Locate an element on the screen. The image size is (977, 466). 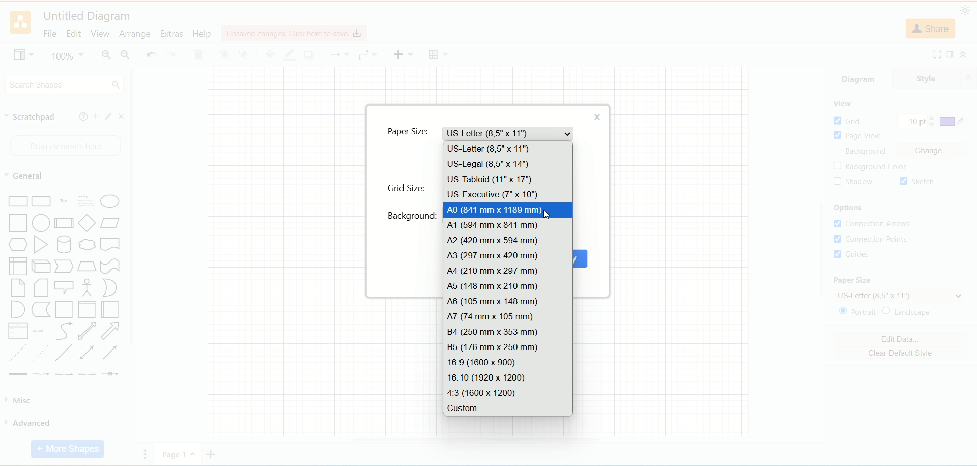
rectangle is located at coordinates (19, 202).